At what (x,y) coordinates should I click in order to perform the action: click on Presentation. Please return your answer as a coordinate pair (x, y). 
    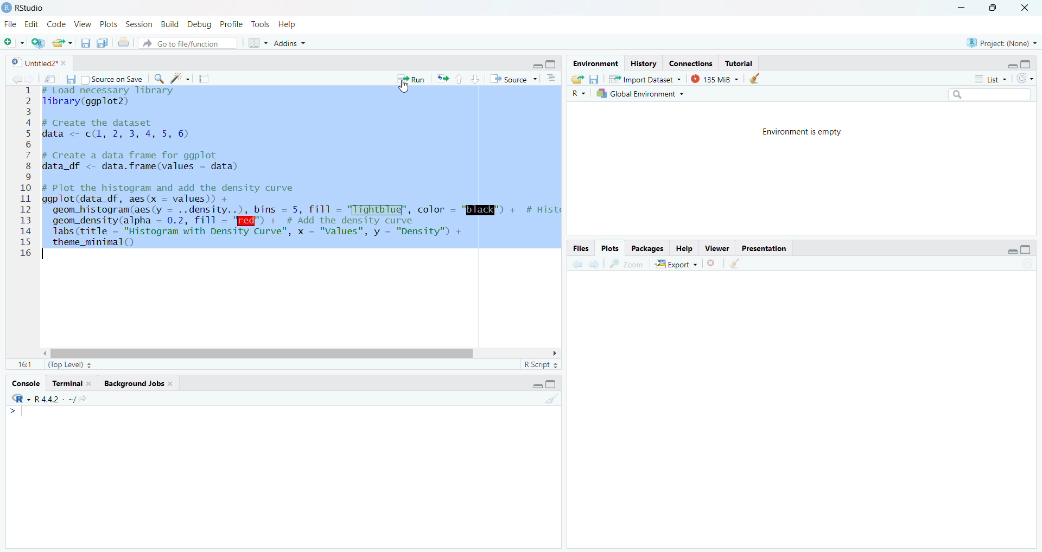
    Looking at the image, I should click on (765, 248).